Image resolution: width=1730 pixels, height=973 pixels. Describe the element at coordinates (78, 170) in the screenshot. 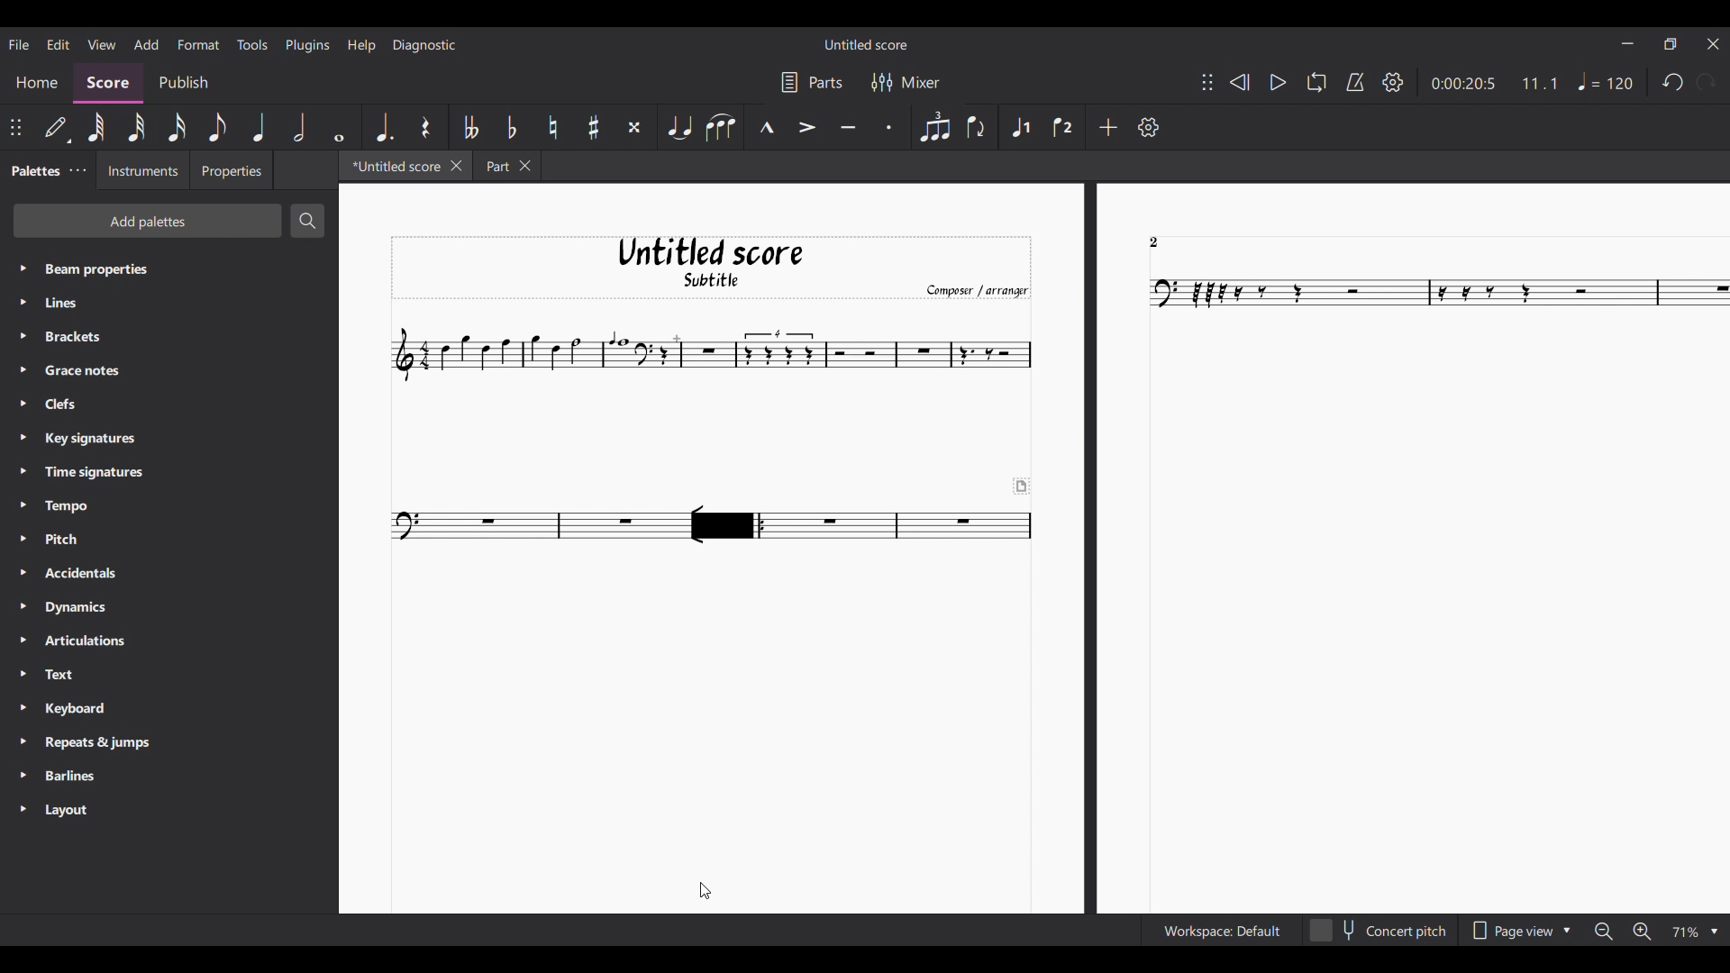

I see `Palette settings` at that location.